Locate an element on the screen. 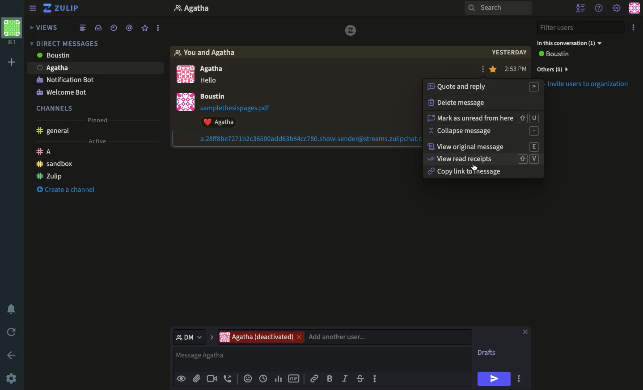 This screenshot has width=643, height=390. View all users is located at coordinates (562, 55).